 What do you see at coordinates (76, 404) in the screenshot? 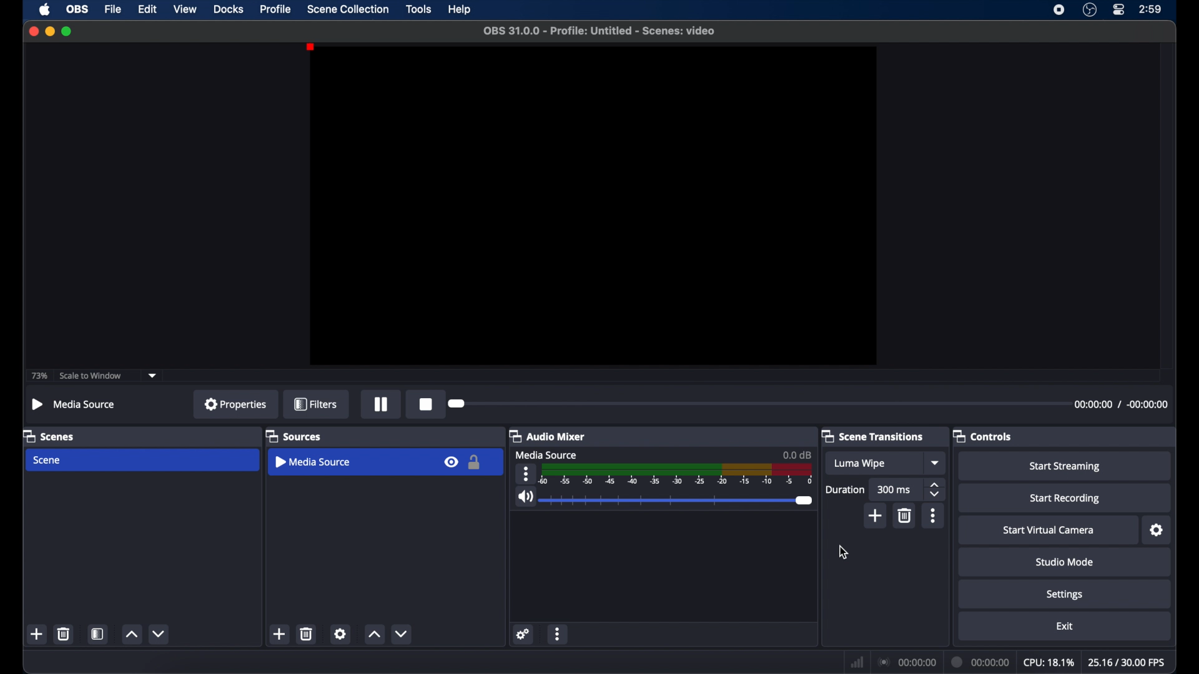
I see `no source selected` at bounding box center [76, 404].